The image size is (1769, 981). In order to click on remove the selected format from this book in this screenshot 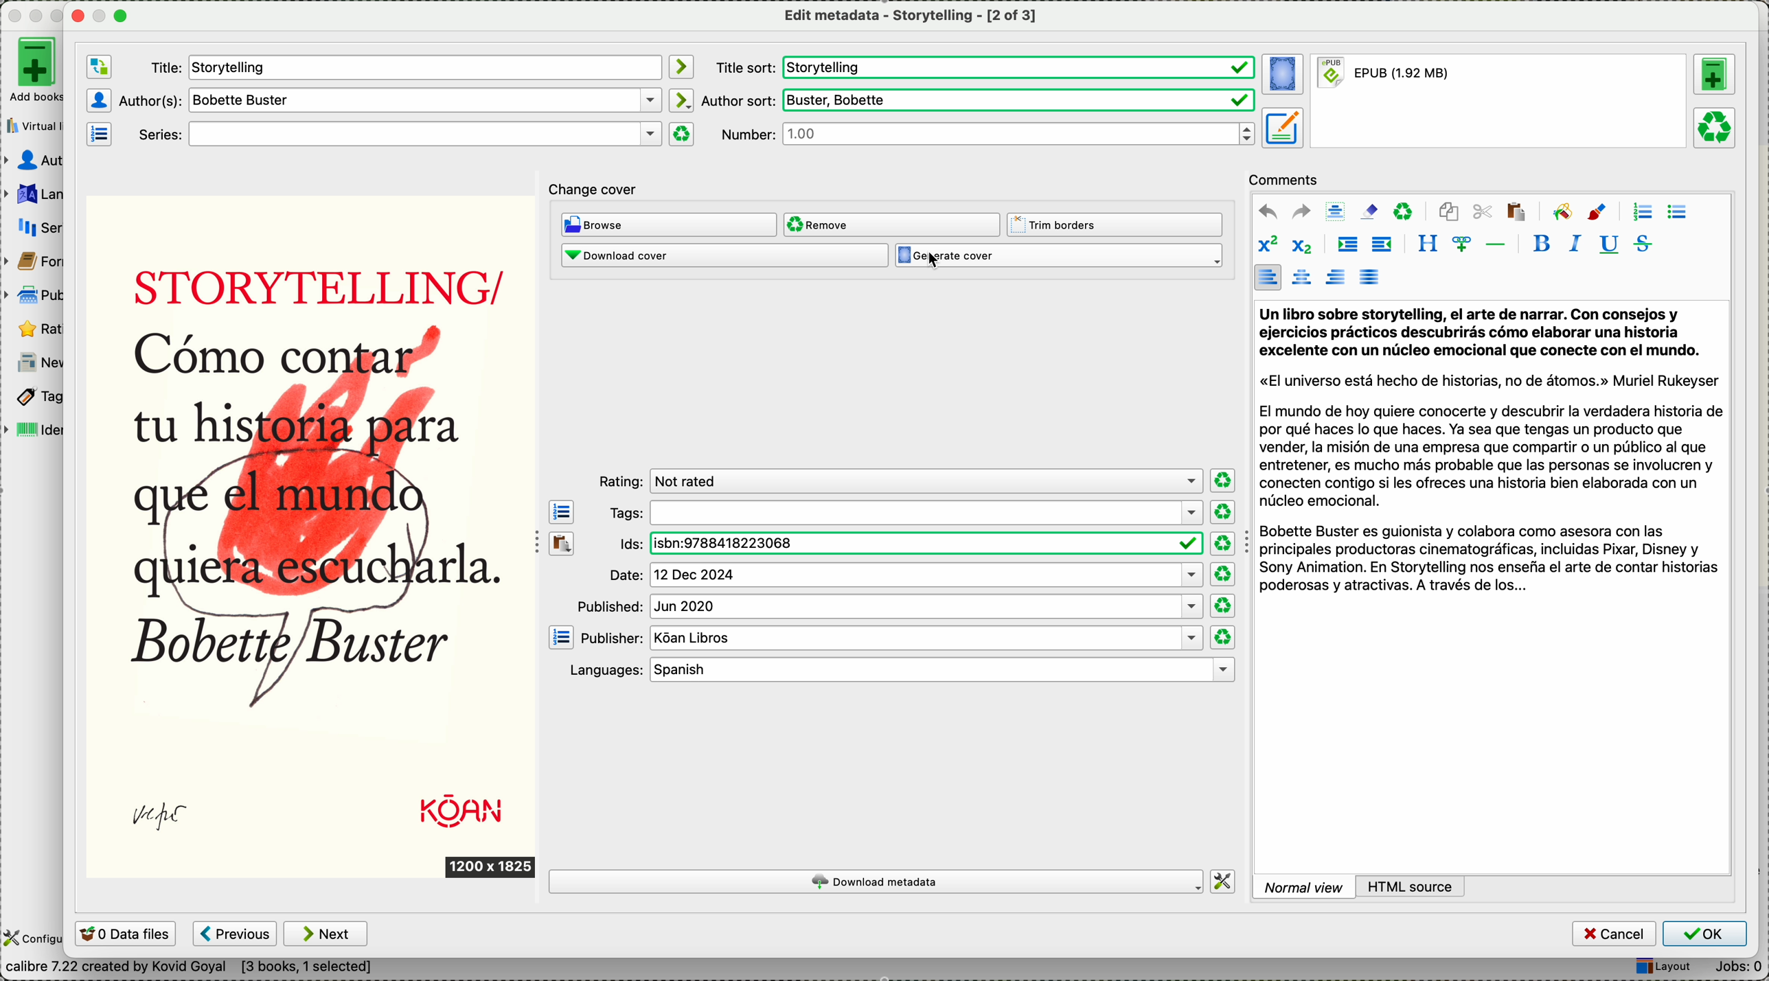, I will do `click(1716, 128)`.